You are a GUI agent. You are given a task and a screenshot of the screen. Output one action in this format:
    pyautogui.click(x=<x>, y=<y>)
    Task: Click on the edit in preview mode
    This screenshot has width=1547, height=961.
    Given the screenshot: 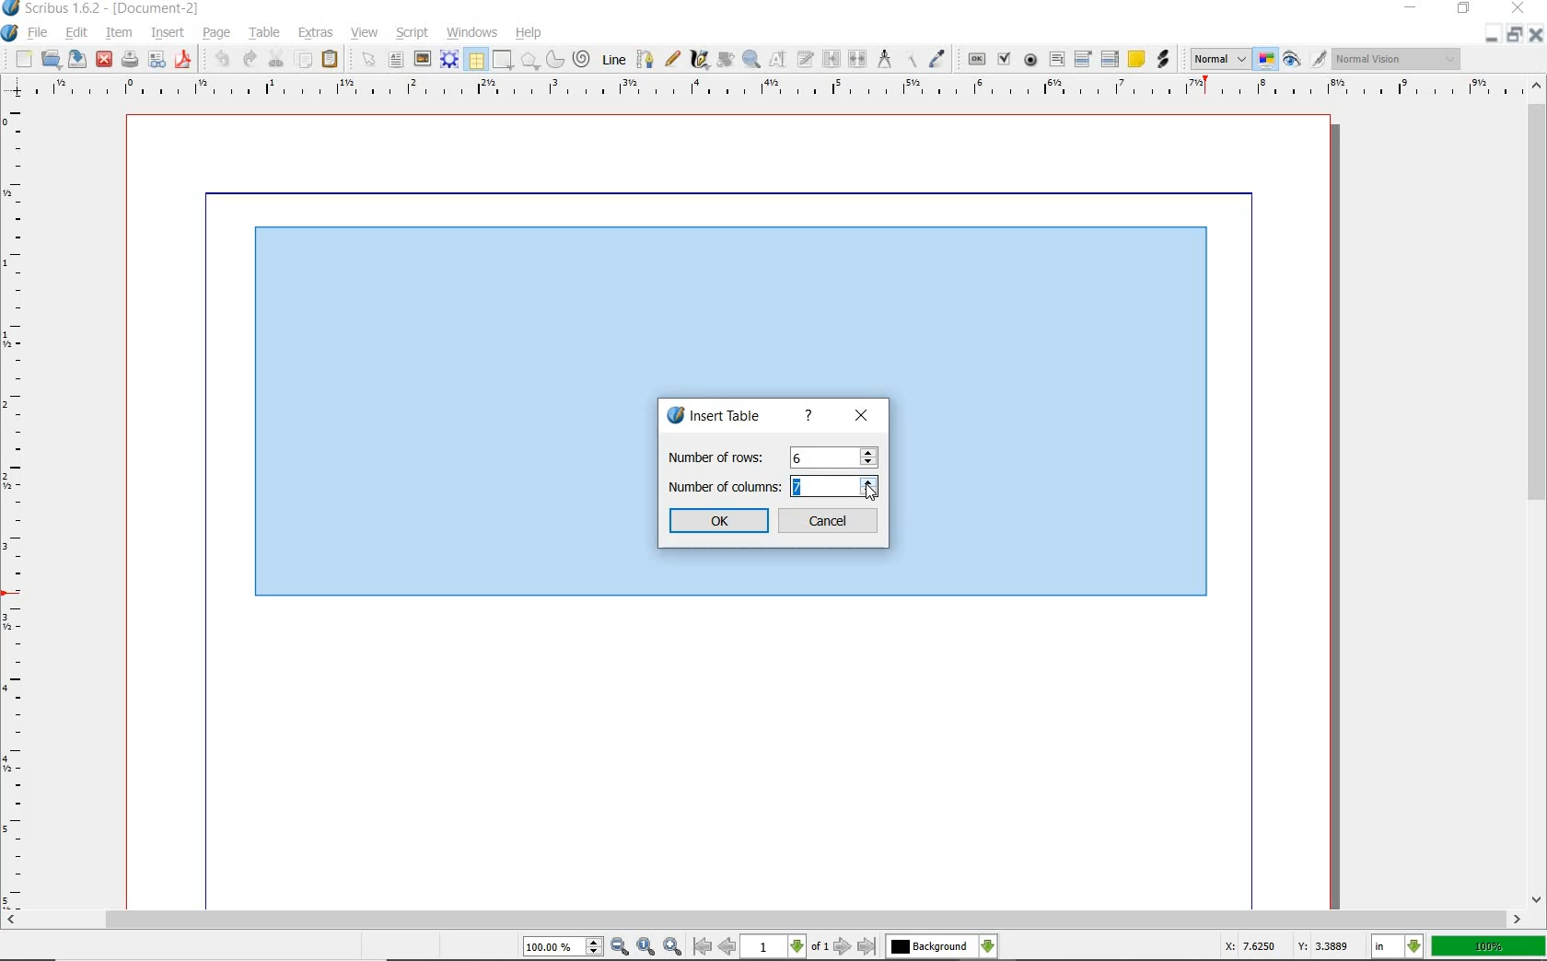 What is the action you would take?
    pyautogui.click(x=1318, y=59)
    